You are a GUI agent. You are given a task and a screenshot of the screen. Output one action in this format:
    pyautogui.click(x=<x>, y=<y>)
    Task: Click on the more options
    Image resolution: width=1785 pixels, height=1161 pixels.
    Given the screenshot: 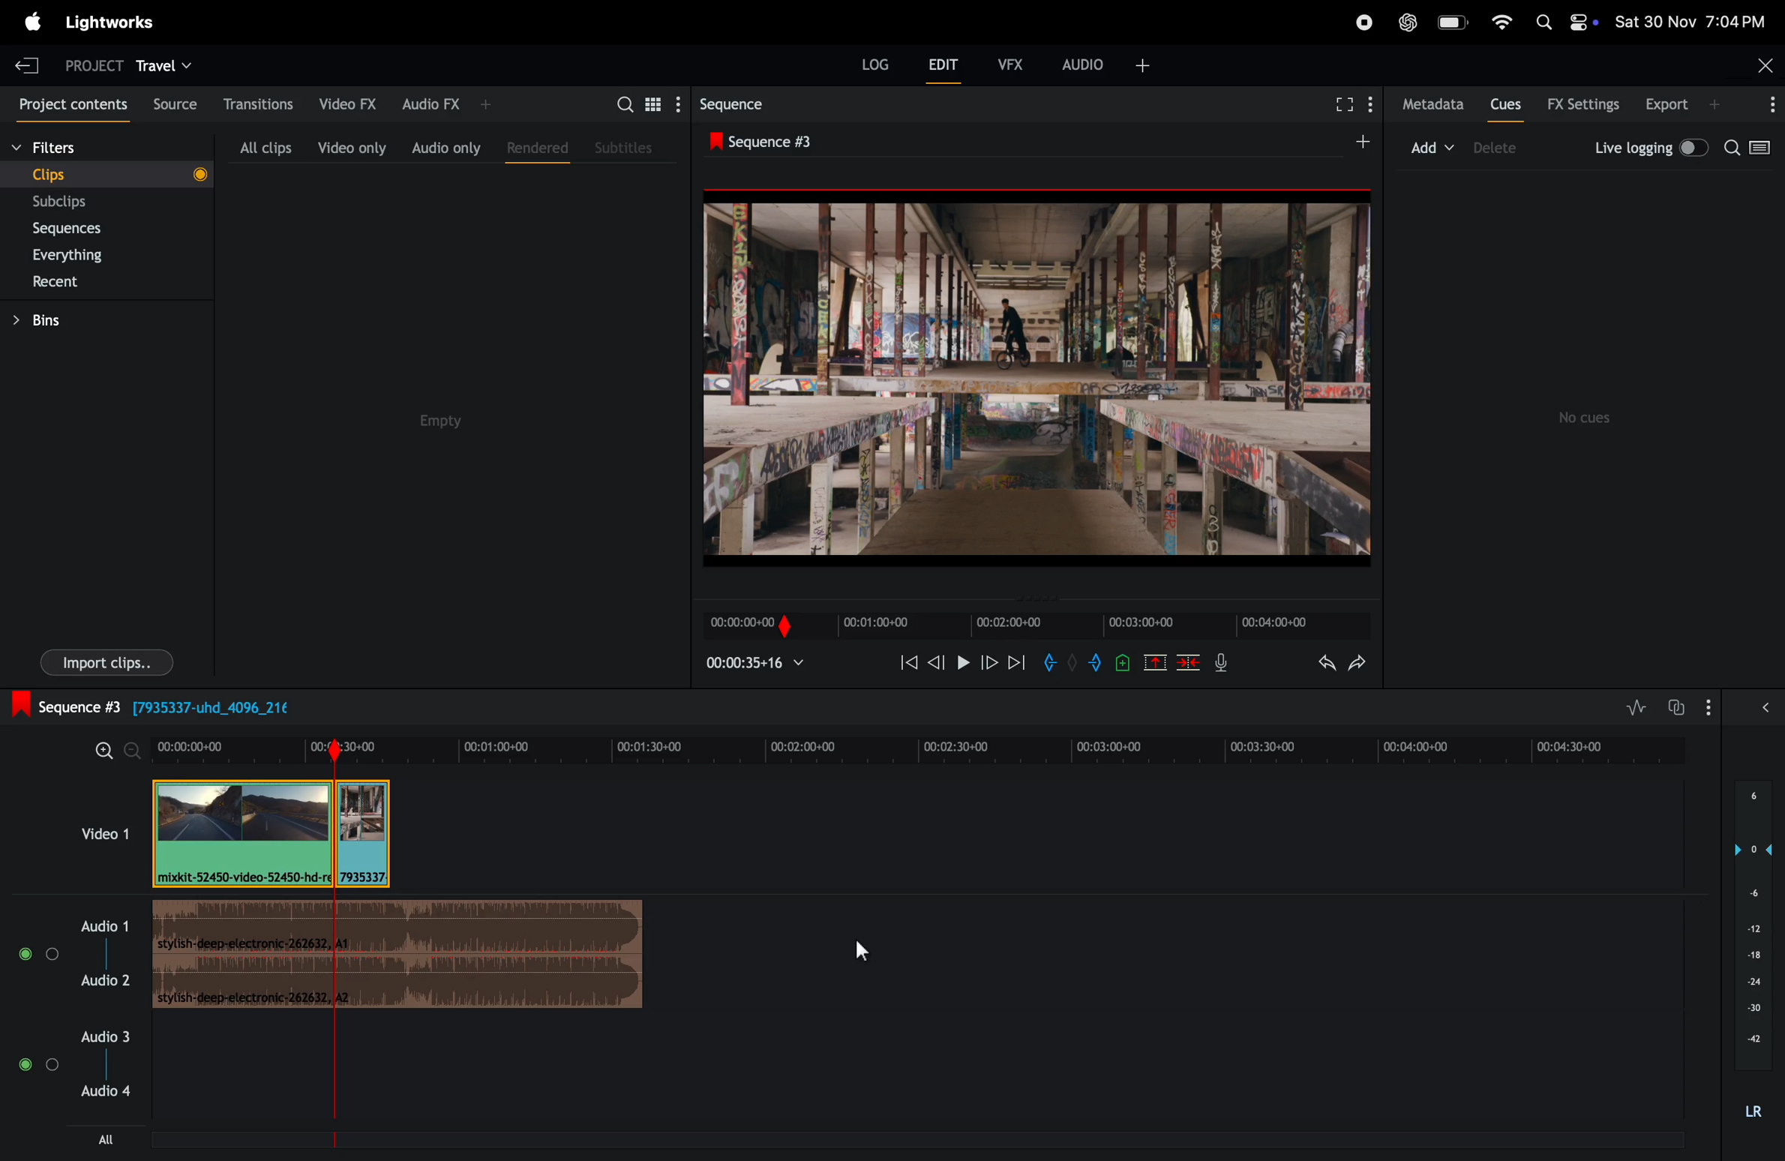 What is the action you would take?
    pyautogui.click(x=1765, y=105)
    